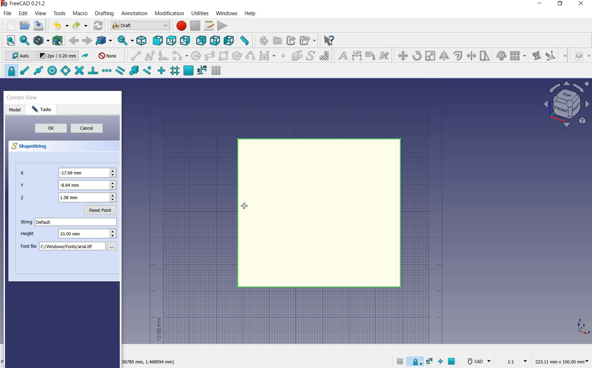 The height and width of the screenshot is (368, 592). Describe the element at coordinates (588, 56) in the screenshot. I see `draft utility tools` at that location.